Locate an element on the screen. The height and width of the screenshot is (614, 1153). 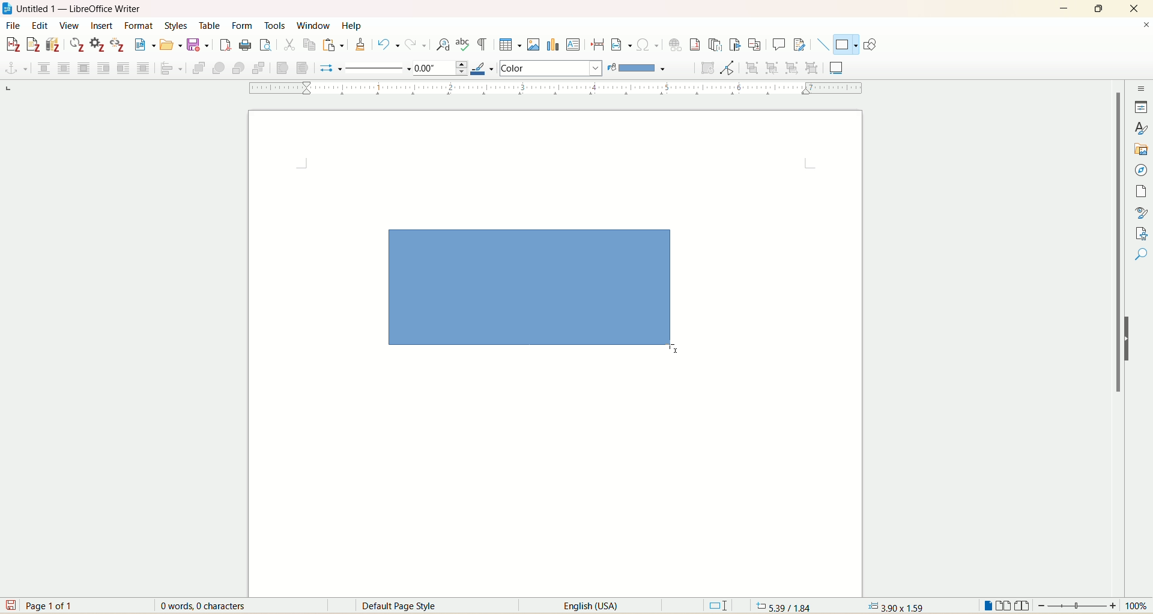
help is located at coordinates (351, 25).